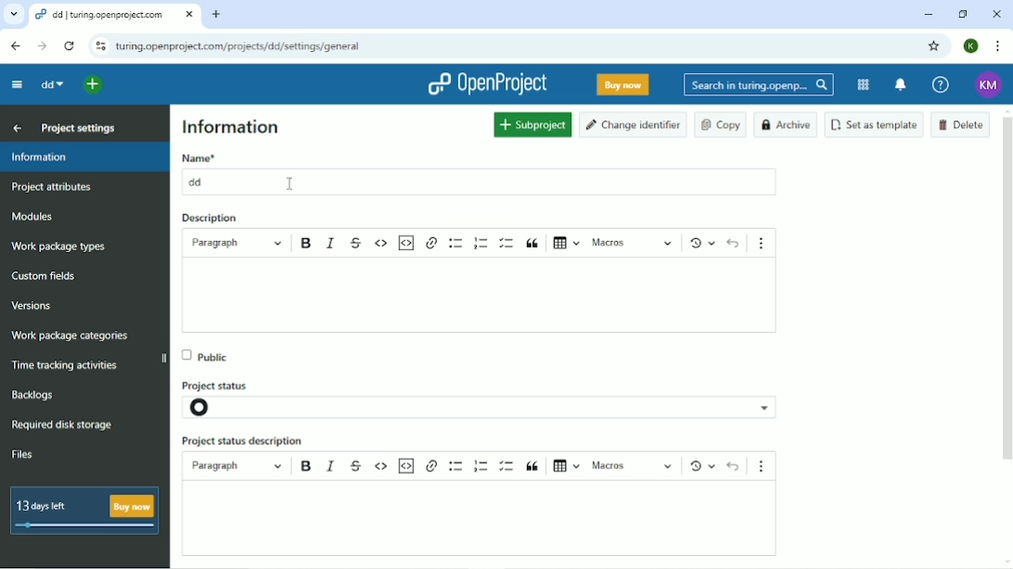  What do you see at coordinates (634, 465) in the screenshot?
I see `macros` at bounding box center [634, 465].